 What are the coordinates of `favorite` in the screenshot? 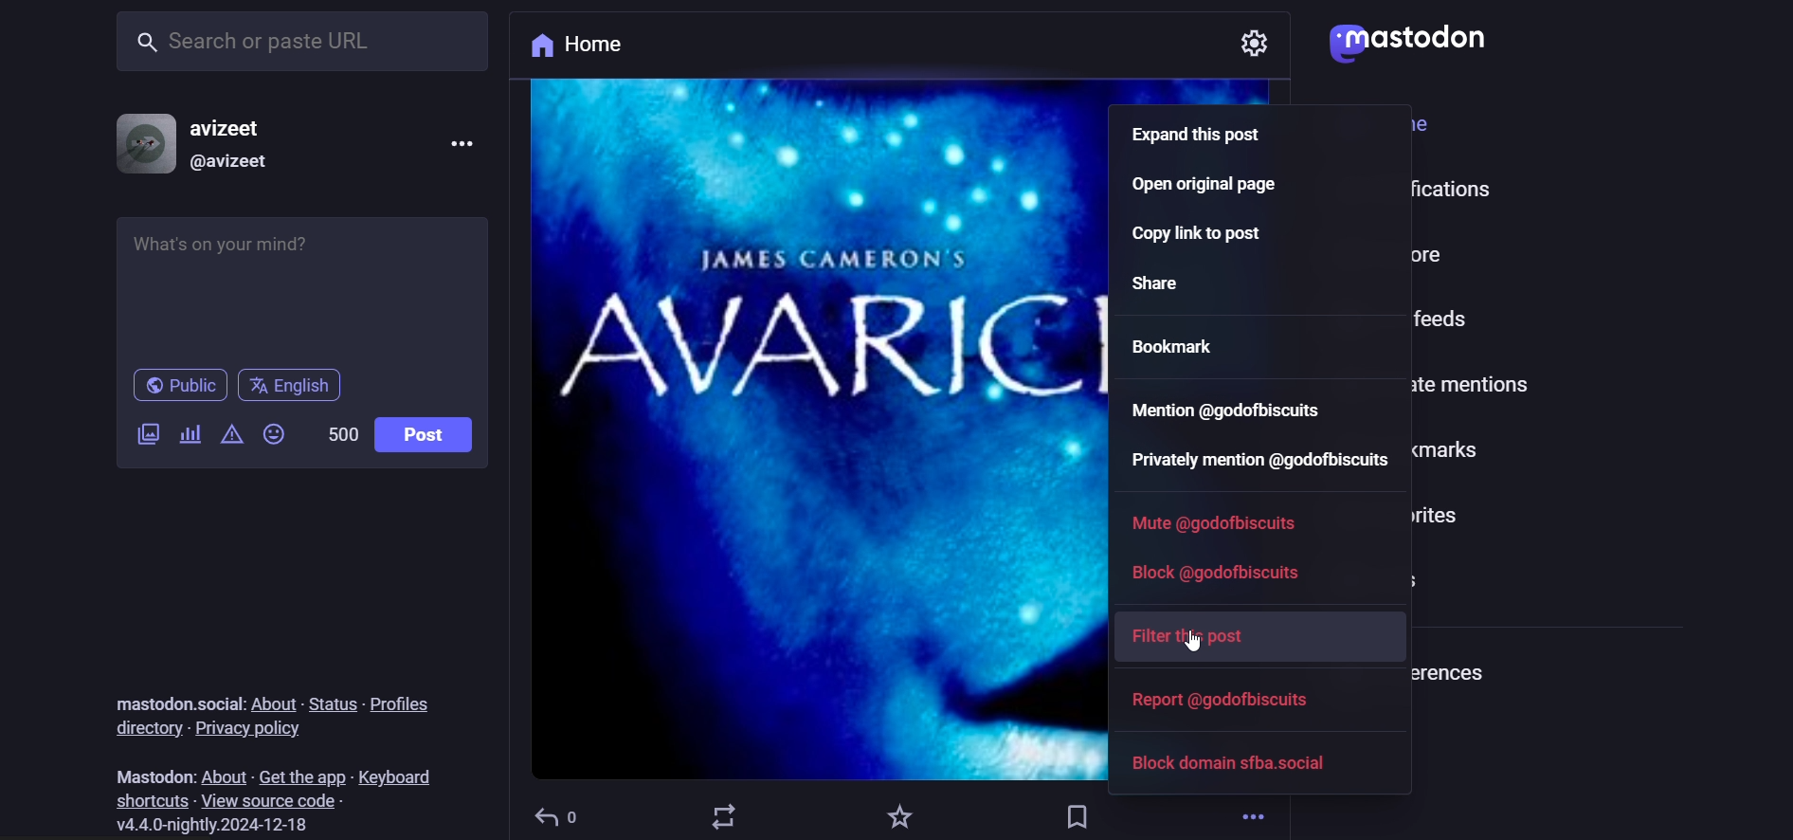 It's located at (896, 813).